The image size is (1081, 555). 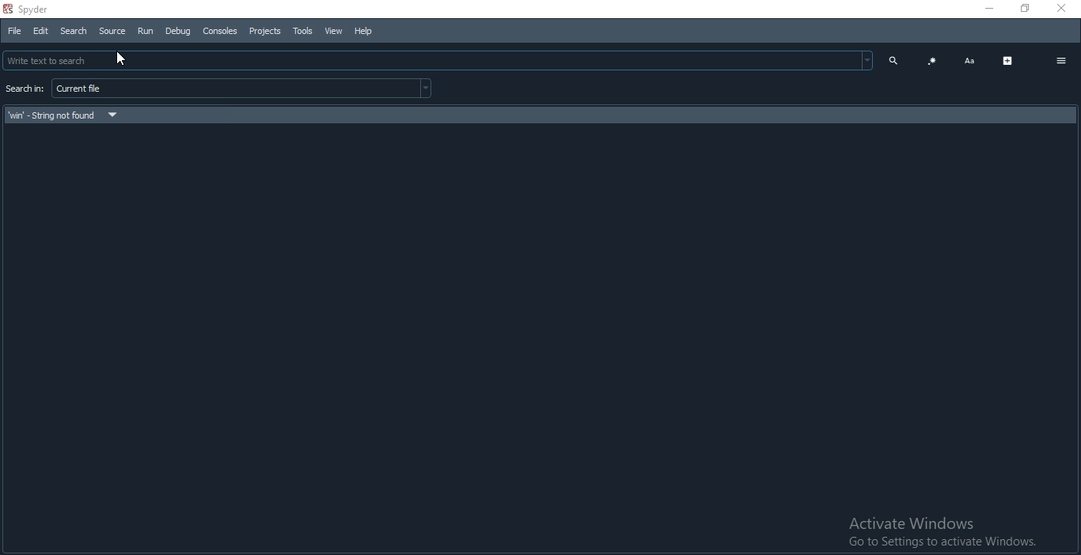 What do you see at coordinates (24, 90) in the screenshot?
I see `search for` at bounding box center [24, 90].